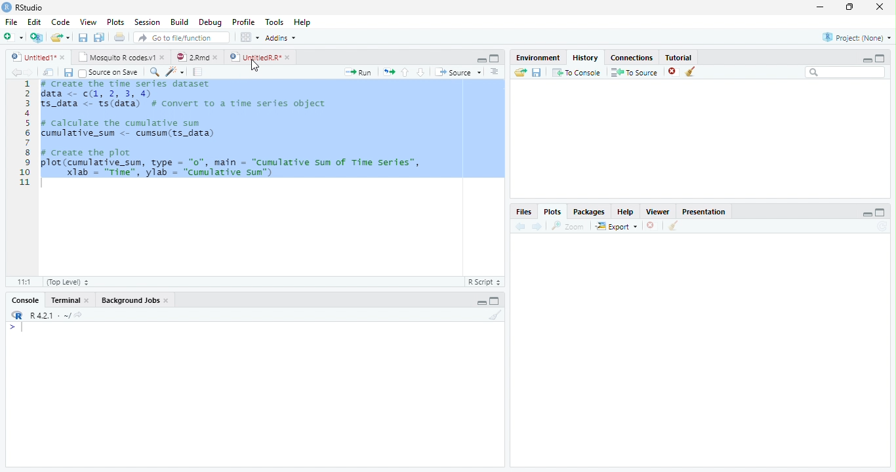  What do you see at coordinates (178, 23) in the screenshot?
I see `Build` at bounding box center [178, 23].